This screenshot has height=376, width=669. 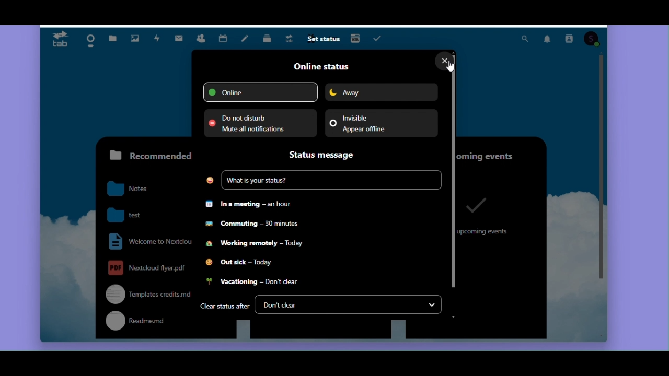 I want to click on Contact search, so click(x=569, y=40).